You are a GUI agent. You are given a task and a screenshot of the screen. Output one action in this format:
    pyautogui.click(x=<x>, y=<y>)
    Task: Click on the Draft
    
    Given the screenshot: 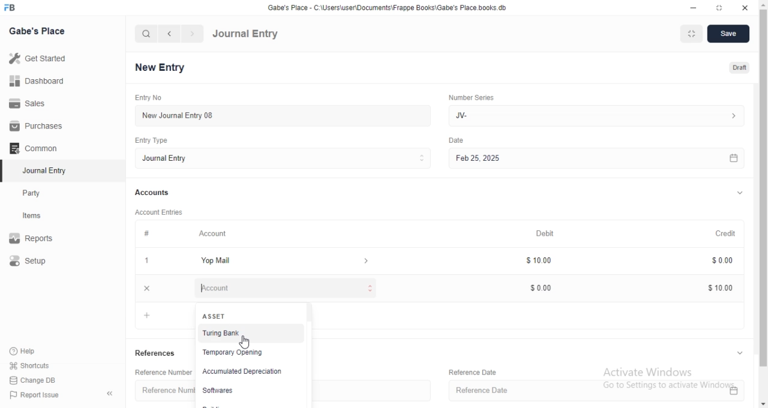 What is the action you would take?
    pyautogui.click(x=740, y=67)
    